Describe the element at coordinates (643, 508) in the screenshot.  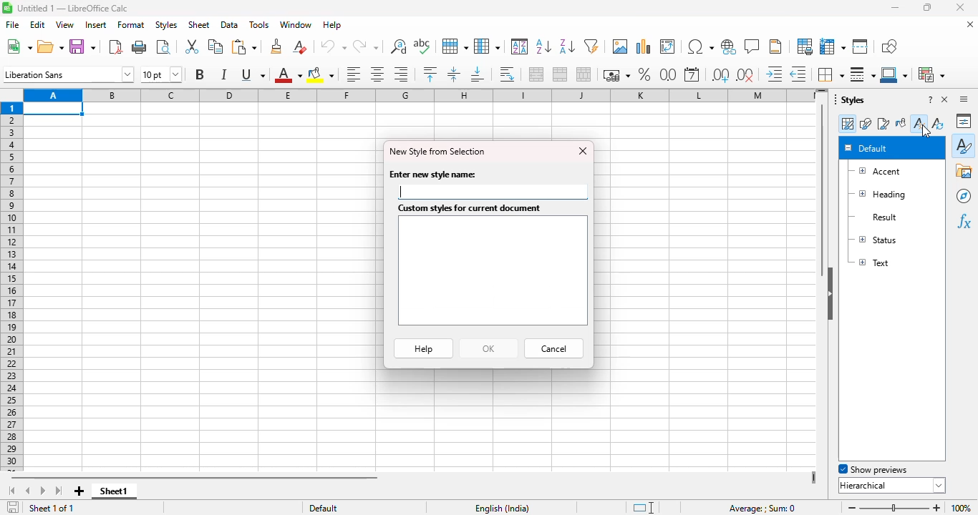
I see `standard selection` at that location.